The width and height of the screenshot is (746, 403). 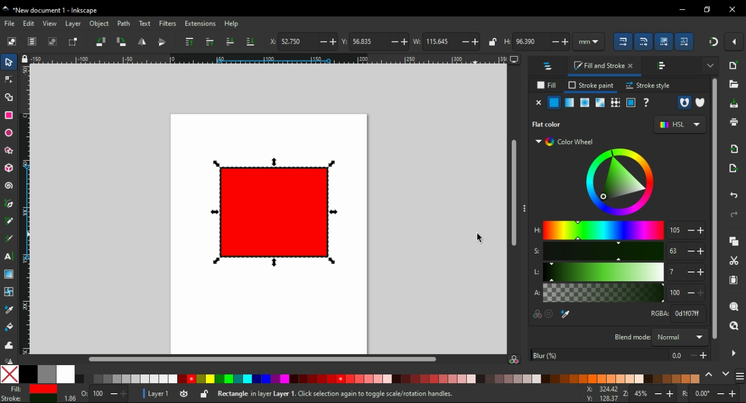 What do you see at coordinates (733, 64) in the screenshot?
I see `new` at bounding box center [733, 64].